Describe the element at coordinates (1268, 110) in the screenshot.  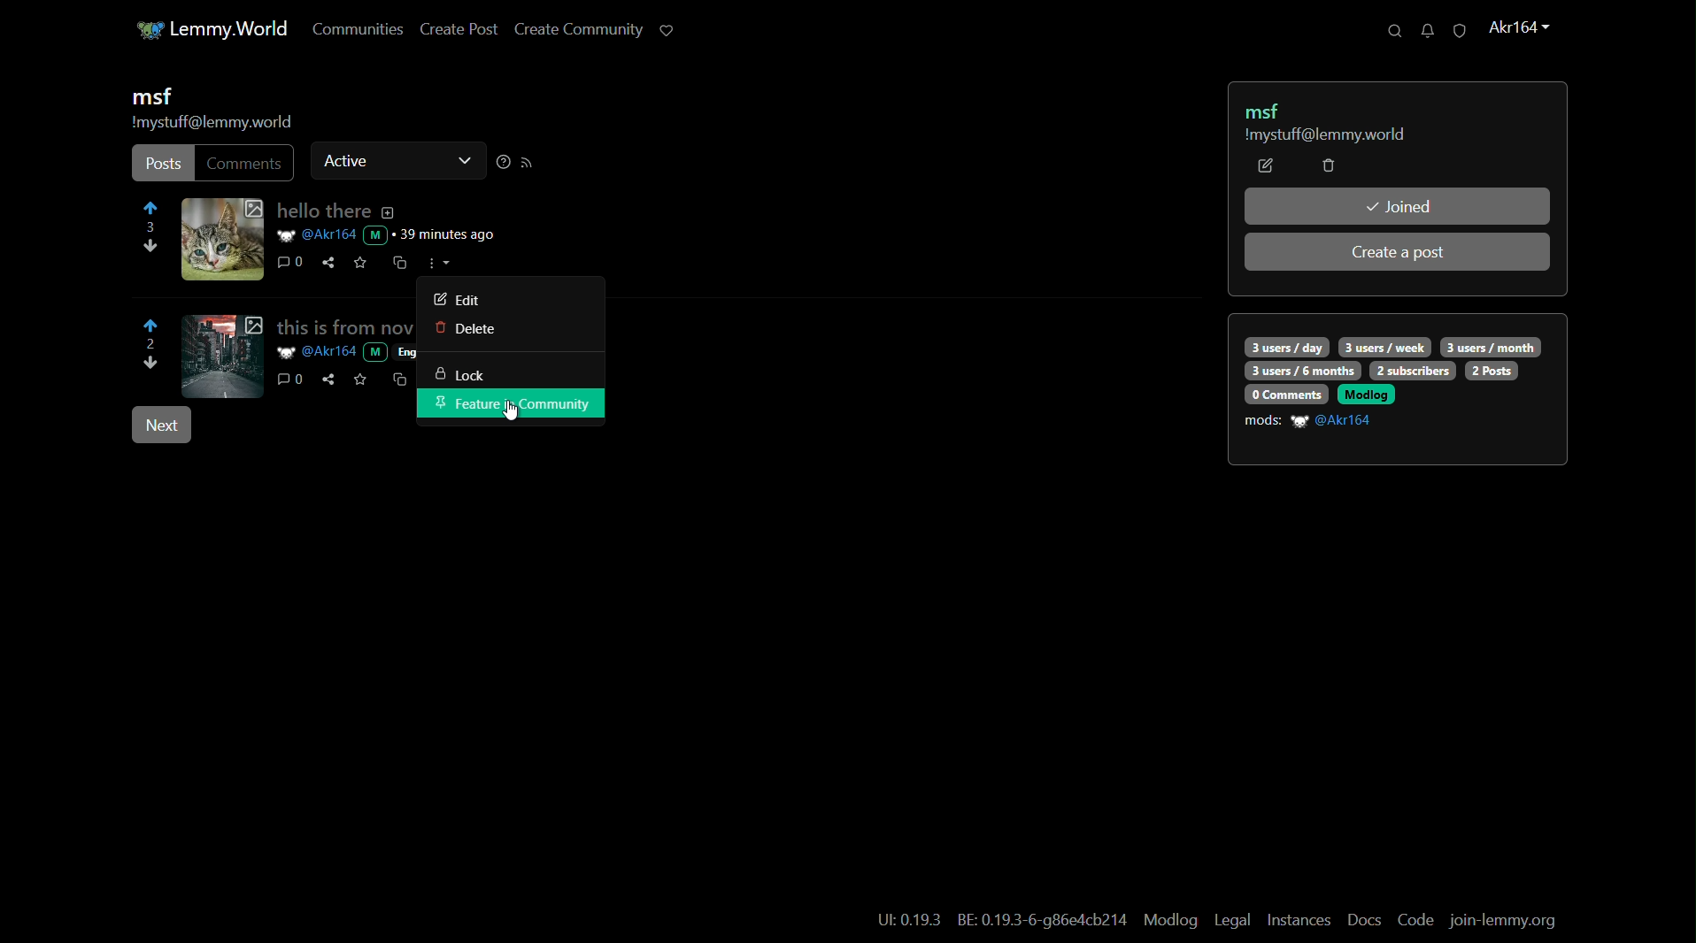
I see `community name` at that location.